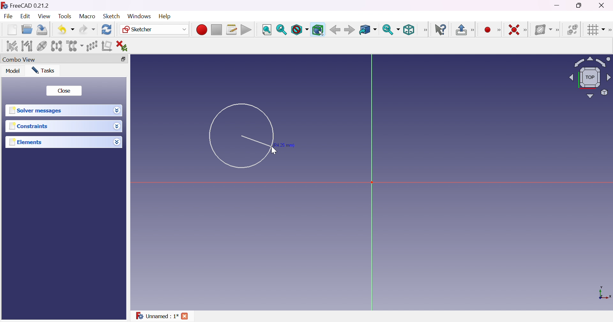 This screenshot has height=322, width=613. Describe the element at coordinates (26, 142) in the screenshot. I see `Elements` at that location.